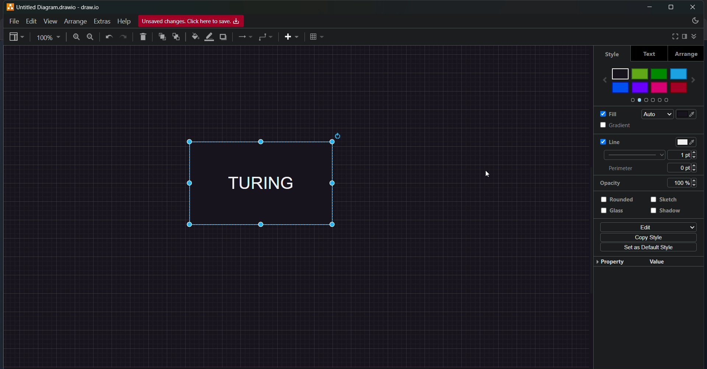 This screenshot has width=707, height=369. I want to click on glass, so click(617, 214).